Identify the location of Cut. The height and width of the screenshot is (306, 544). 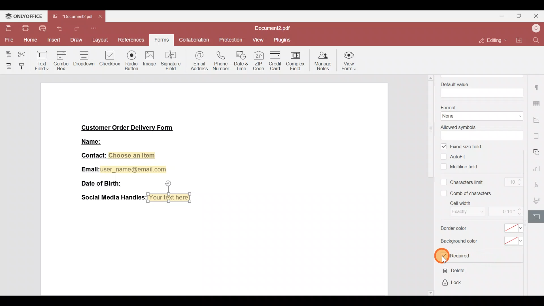
(22, 55).